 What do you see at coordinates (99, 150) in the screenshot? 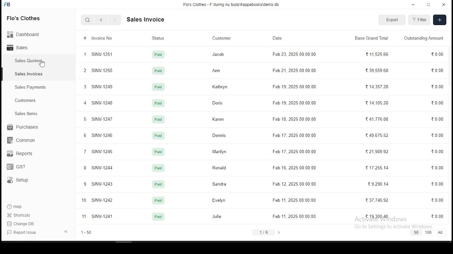
I see `7 SINV-1245` at bounding box center [99, 150].